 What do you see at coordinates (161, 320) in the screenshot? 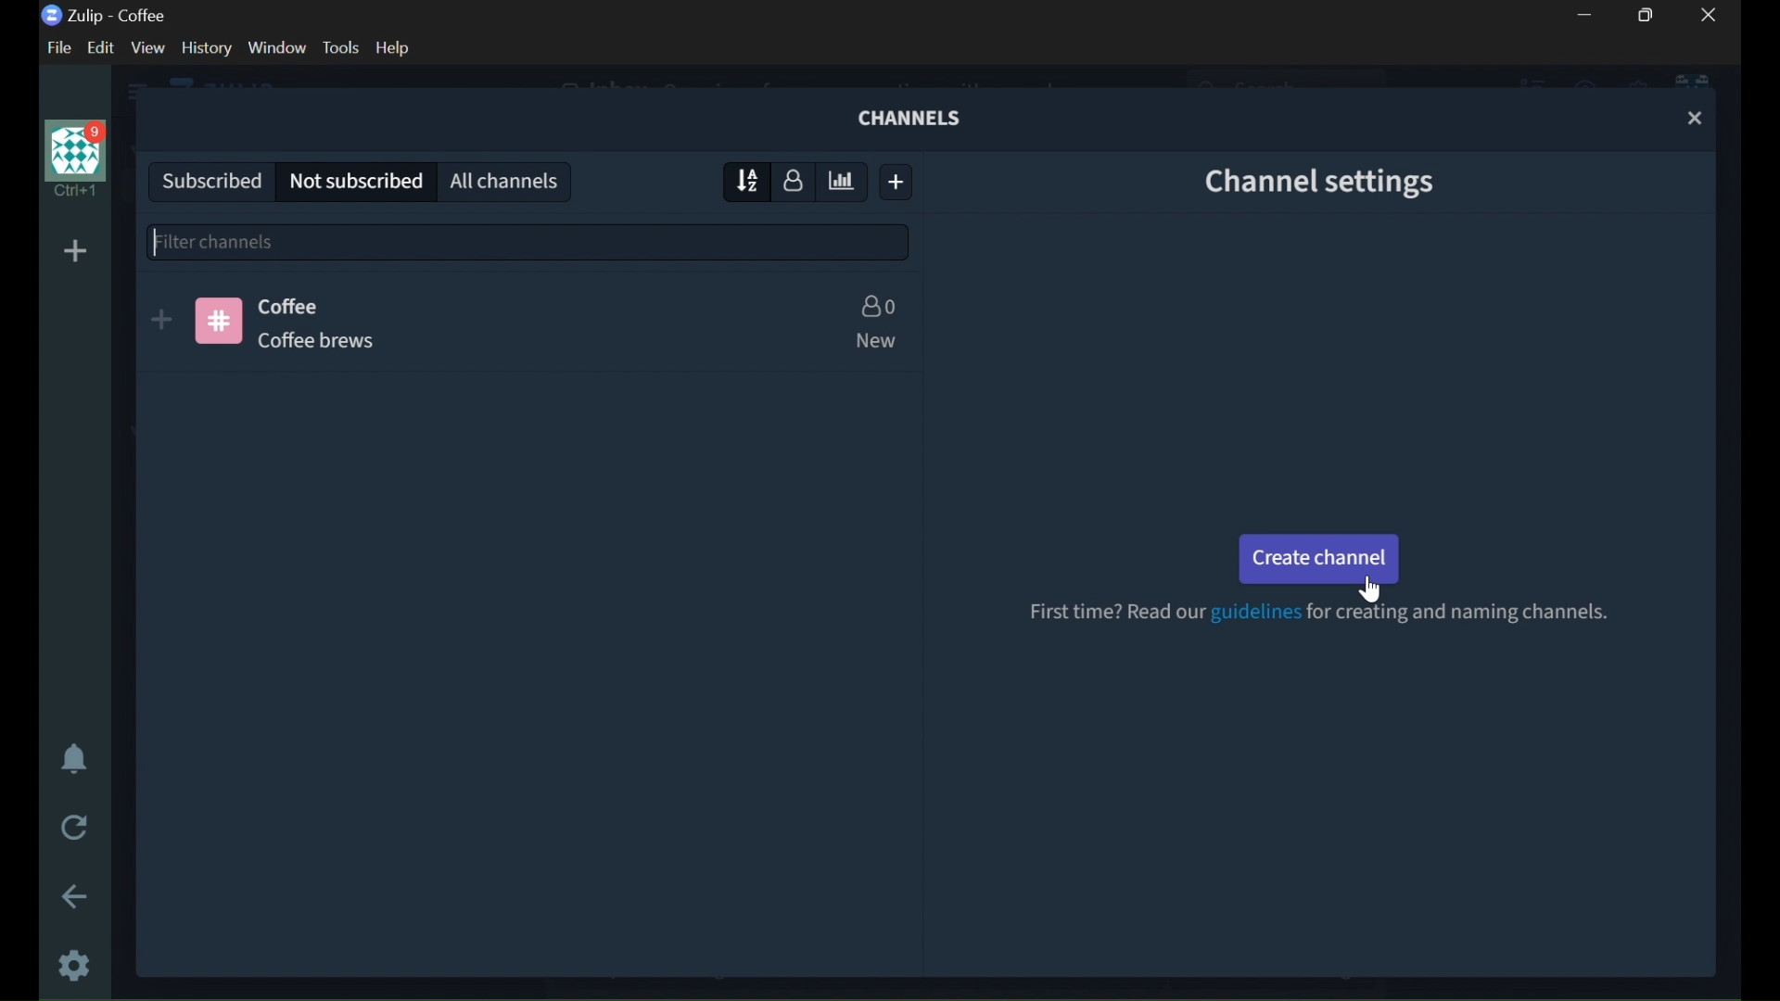
I see `SUBSCRIBE TO CHANNEL` at bounding box center [161, 320].